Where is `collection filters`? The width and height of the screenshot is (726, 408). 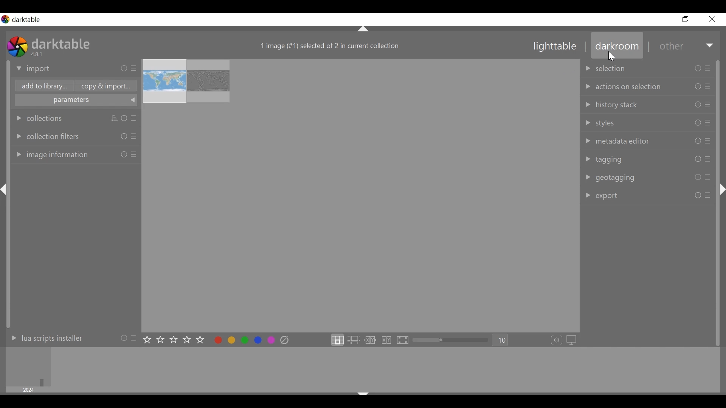
collection filters is located at coordinates (76, 136).